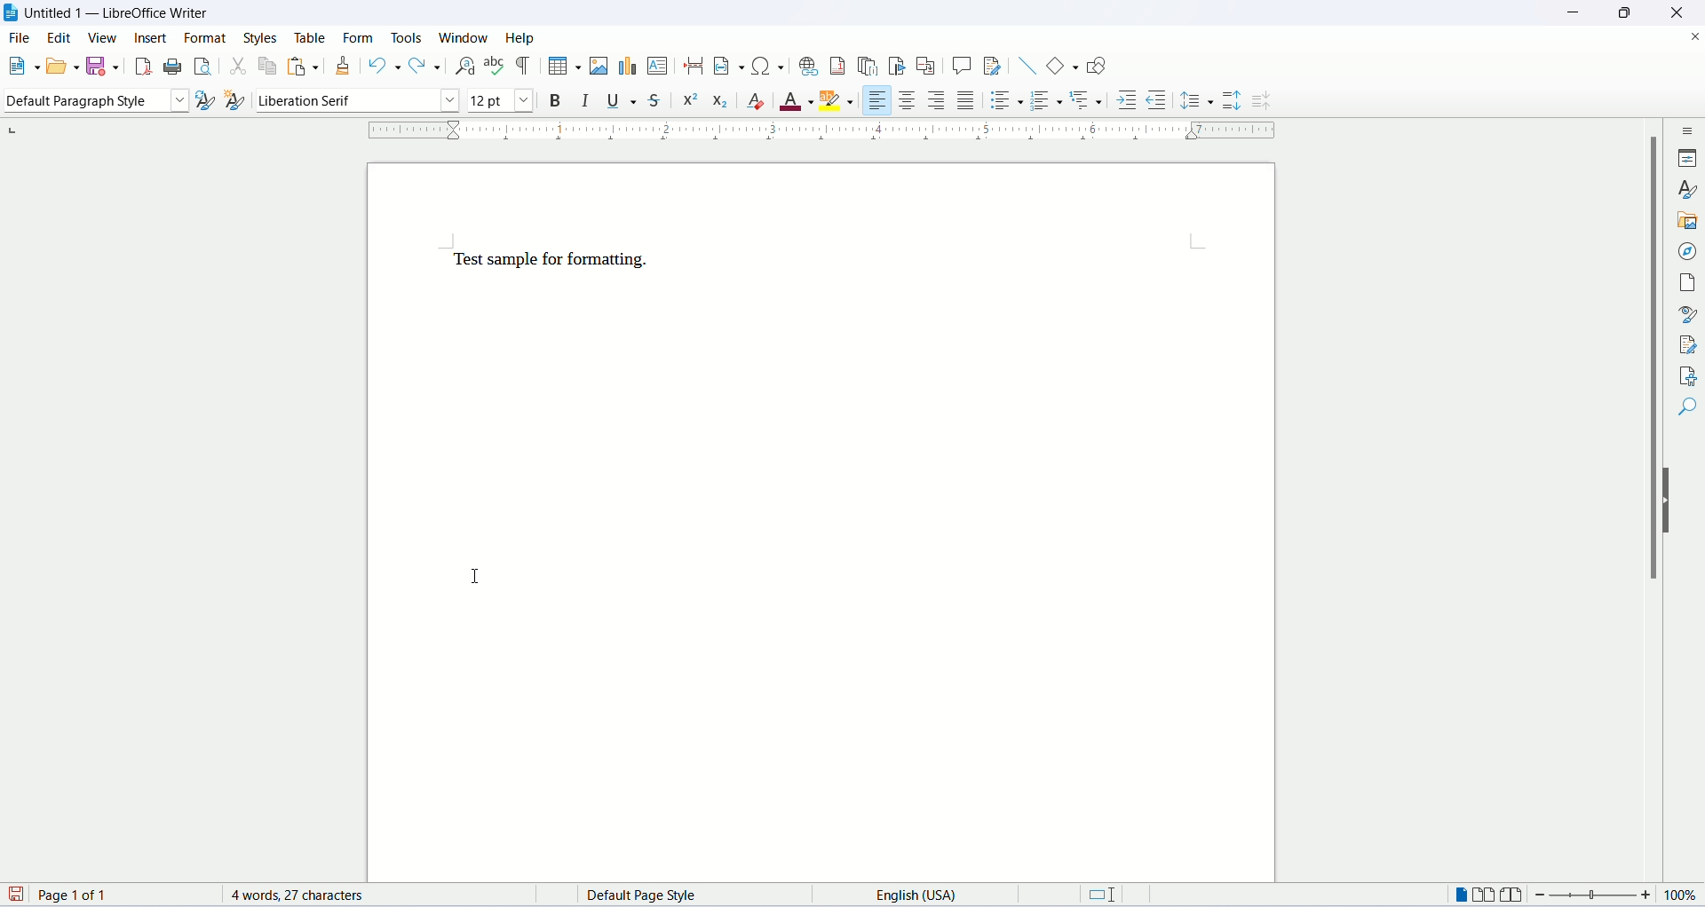 The height and width of the screenshot is (907, 1705). Describe the element at coordinates (94, 104) in the screenshot. I see `paragraph style` at that location.